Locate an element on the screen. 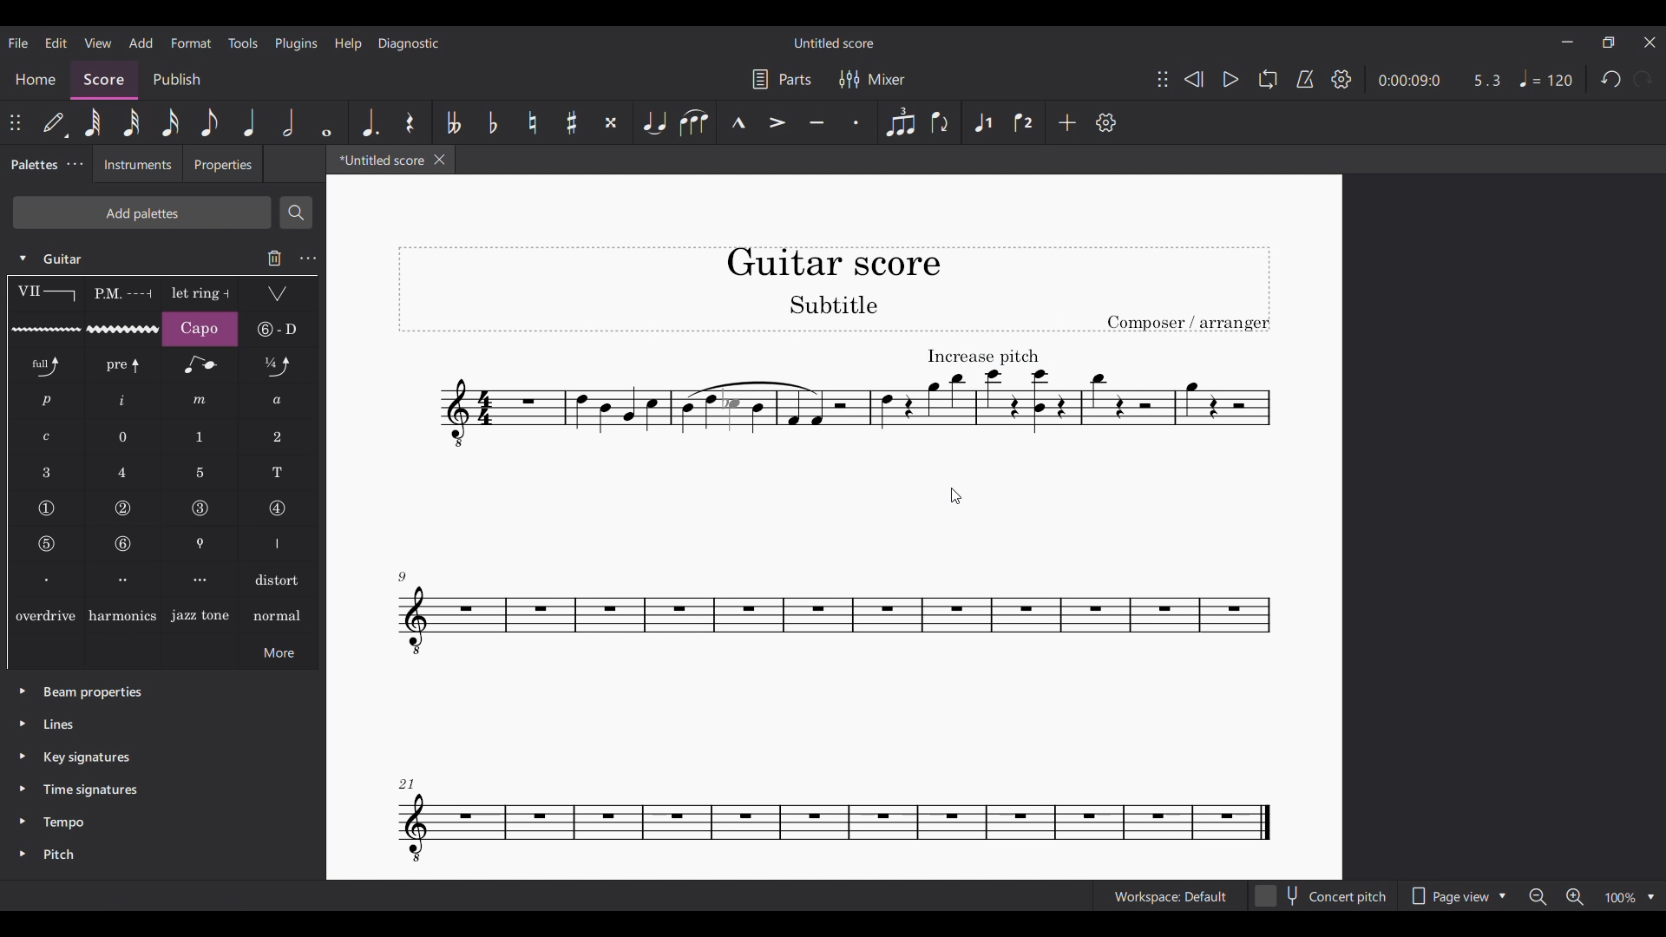  Tenuto is located at coordinates (817, 122).